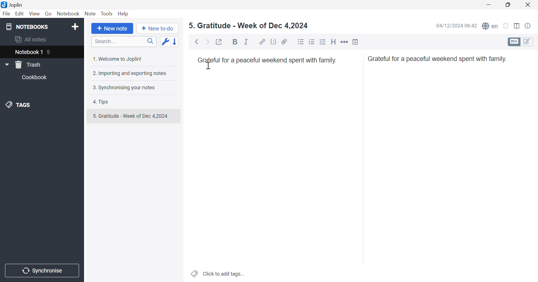 The width and height of the screenshot is (538, 282). Describe the element at coordinates (334, 41) in the screenshot. I see `Heading` at that location.